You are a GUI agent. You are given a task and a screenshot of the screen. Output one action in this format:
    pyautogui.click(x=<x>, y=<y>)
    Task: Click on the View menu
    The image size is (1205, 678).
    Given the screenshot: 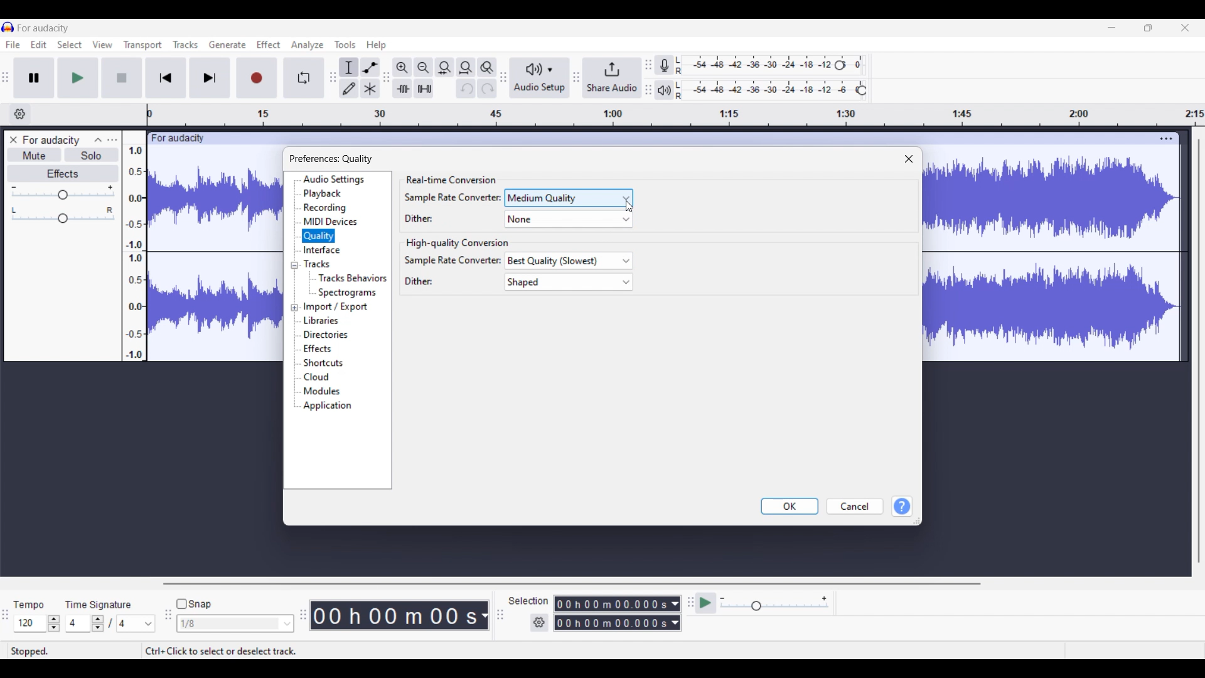 What is the action you would take?
    pyautogui.click(x=102, y=45)
    